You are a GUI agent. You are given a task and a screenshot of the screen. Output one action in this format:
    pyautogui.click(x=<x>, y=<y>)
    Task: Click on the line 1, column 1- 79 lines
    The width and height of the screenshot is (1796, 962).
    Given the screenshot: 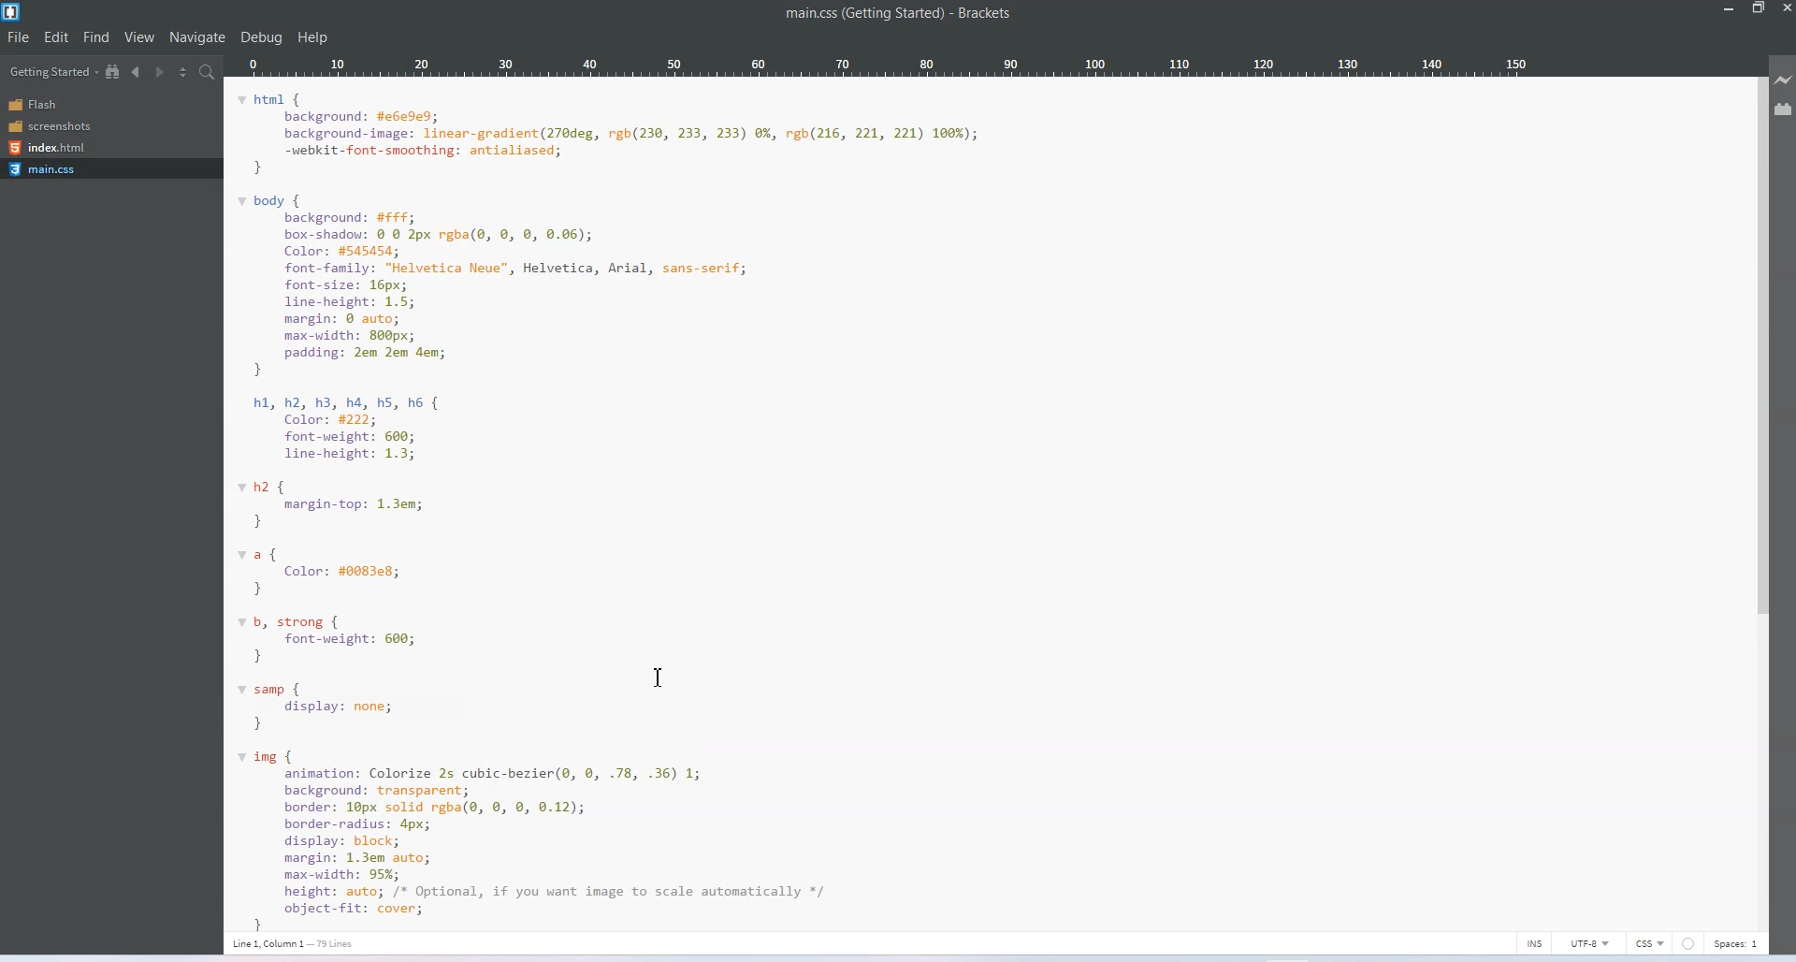 What is the action you would take?
    pyautogui.click(x=288, y=942)
    